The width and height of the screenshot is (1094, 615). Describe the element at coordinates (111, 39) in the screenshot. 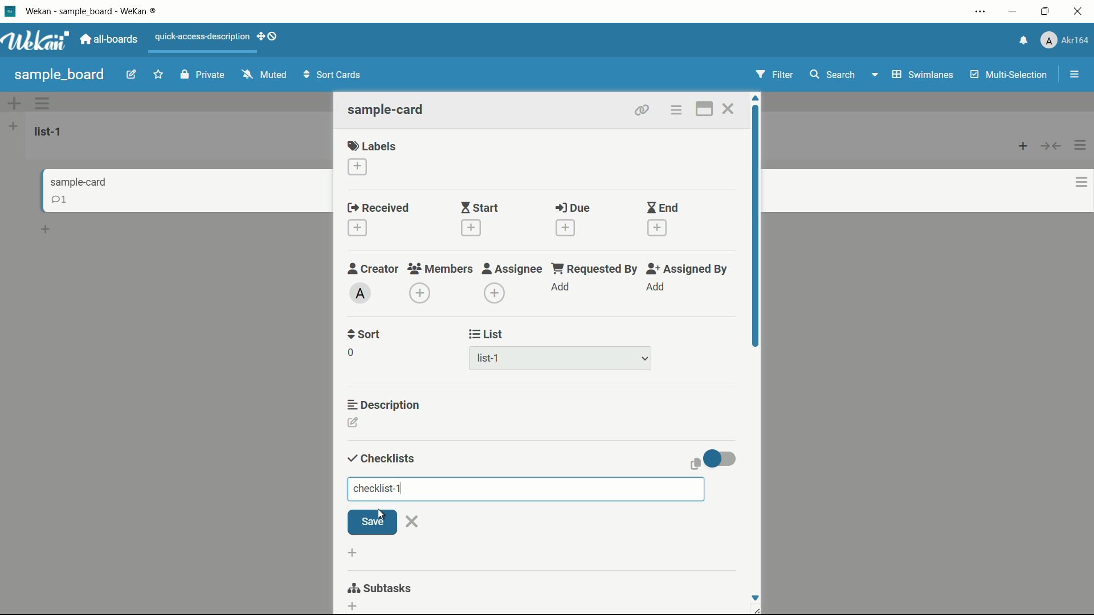

I see `all boards` at that location.